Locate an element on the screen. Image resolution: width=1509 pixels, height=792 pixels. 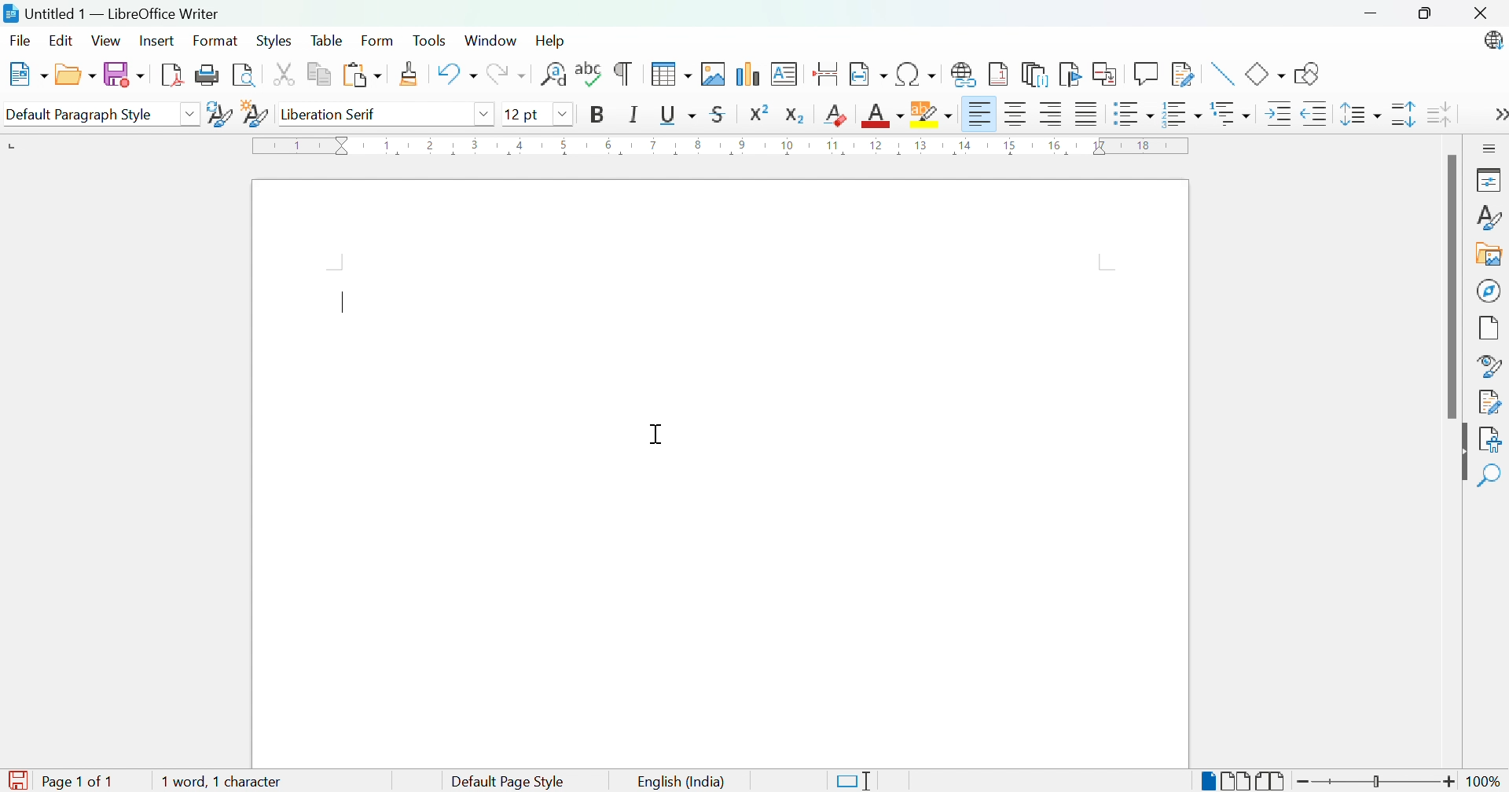
Hide is located at coordinates (1461, 453).